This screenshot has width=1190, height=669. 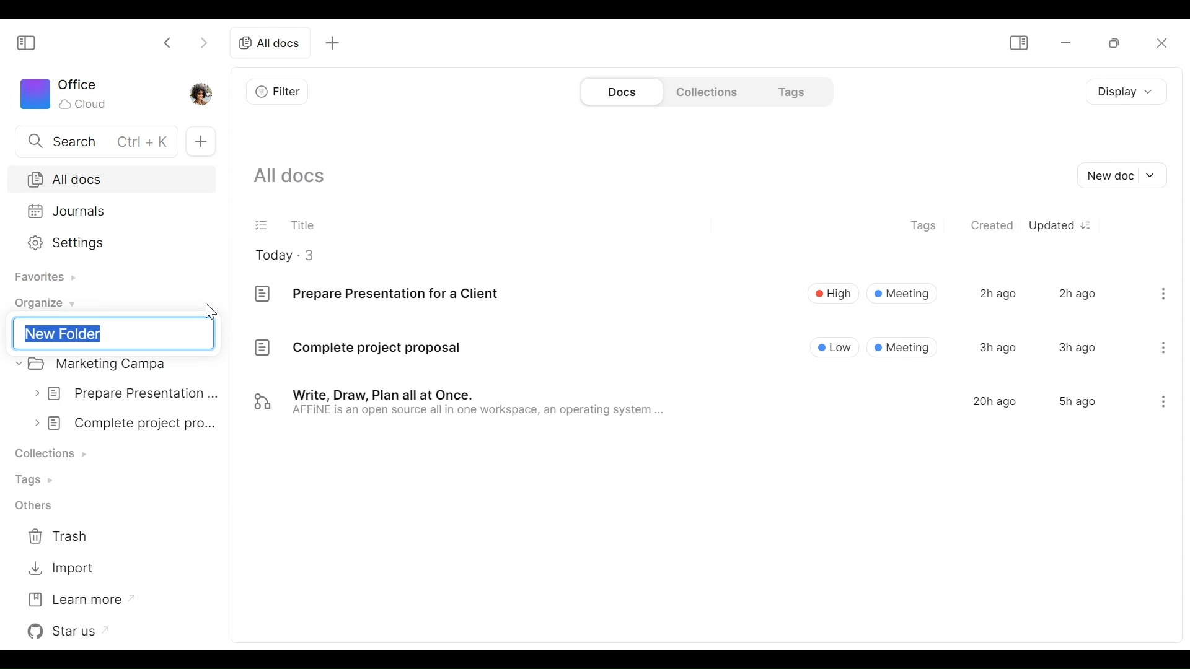 I want to click on 2h ago, so click(x=1077, y=292).